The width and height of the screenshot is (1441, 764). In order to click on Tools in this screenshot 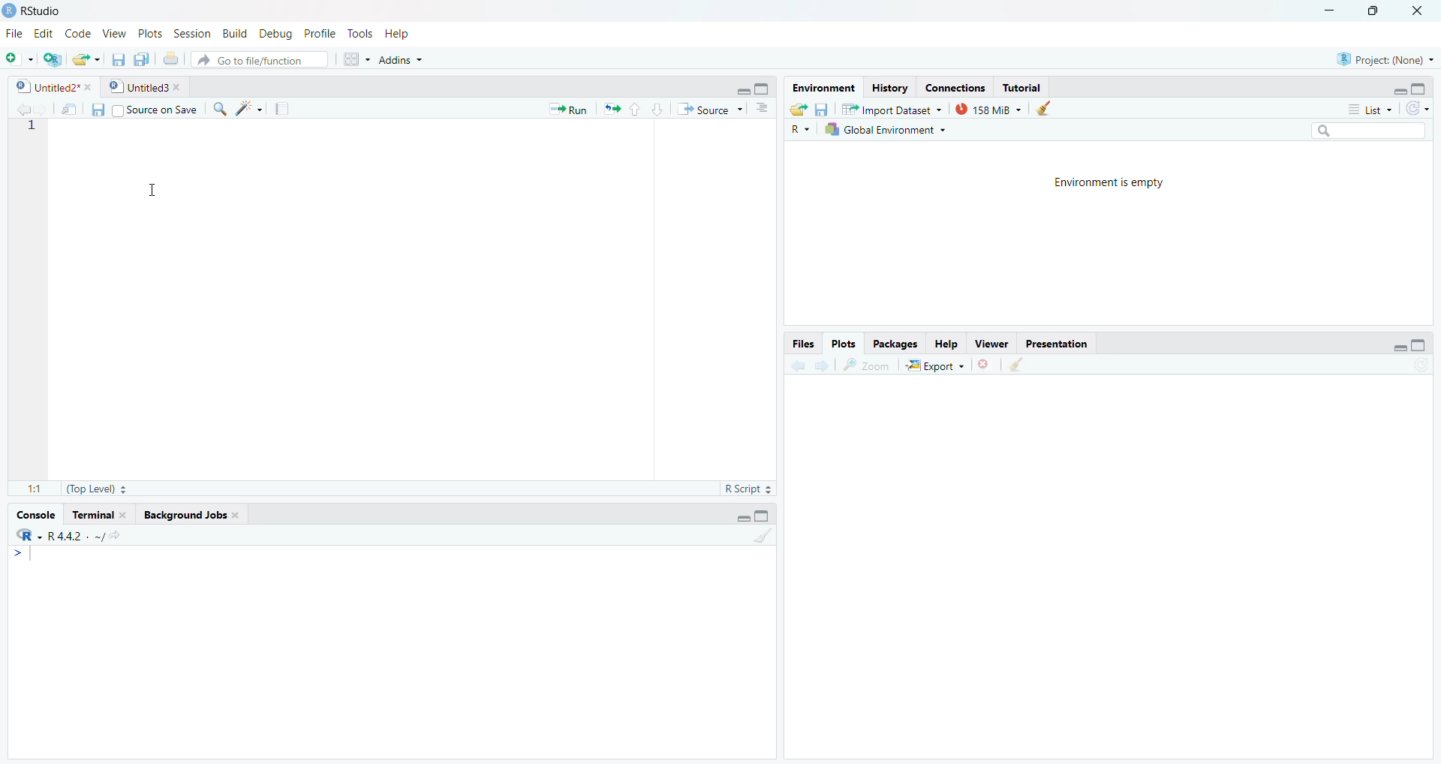, I will do `click(361, 32)`.